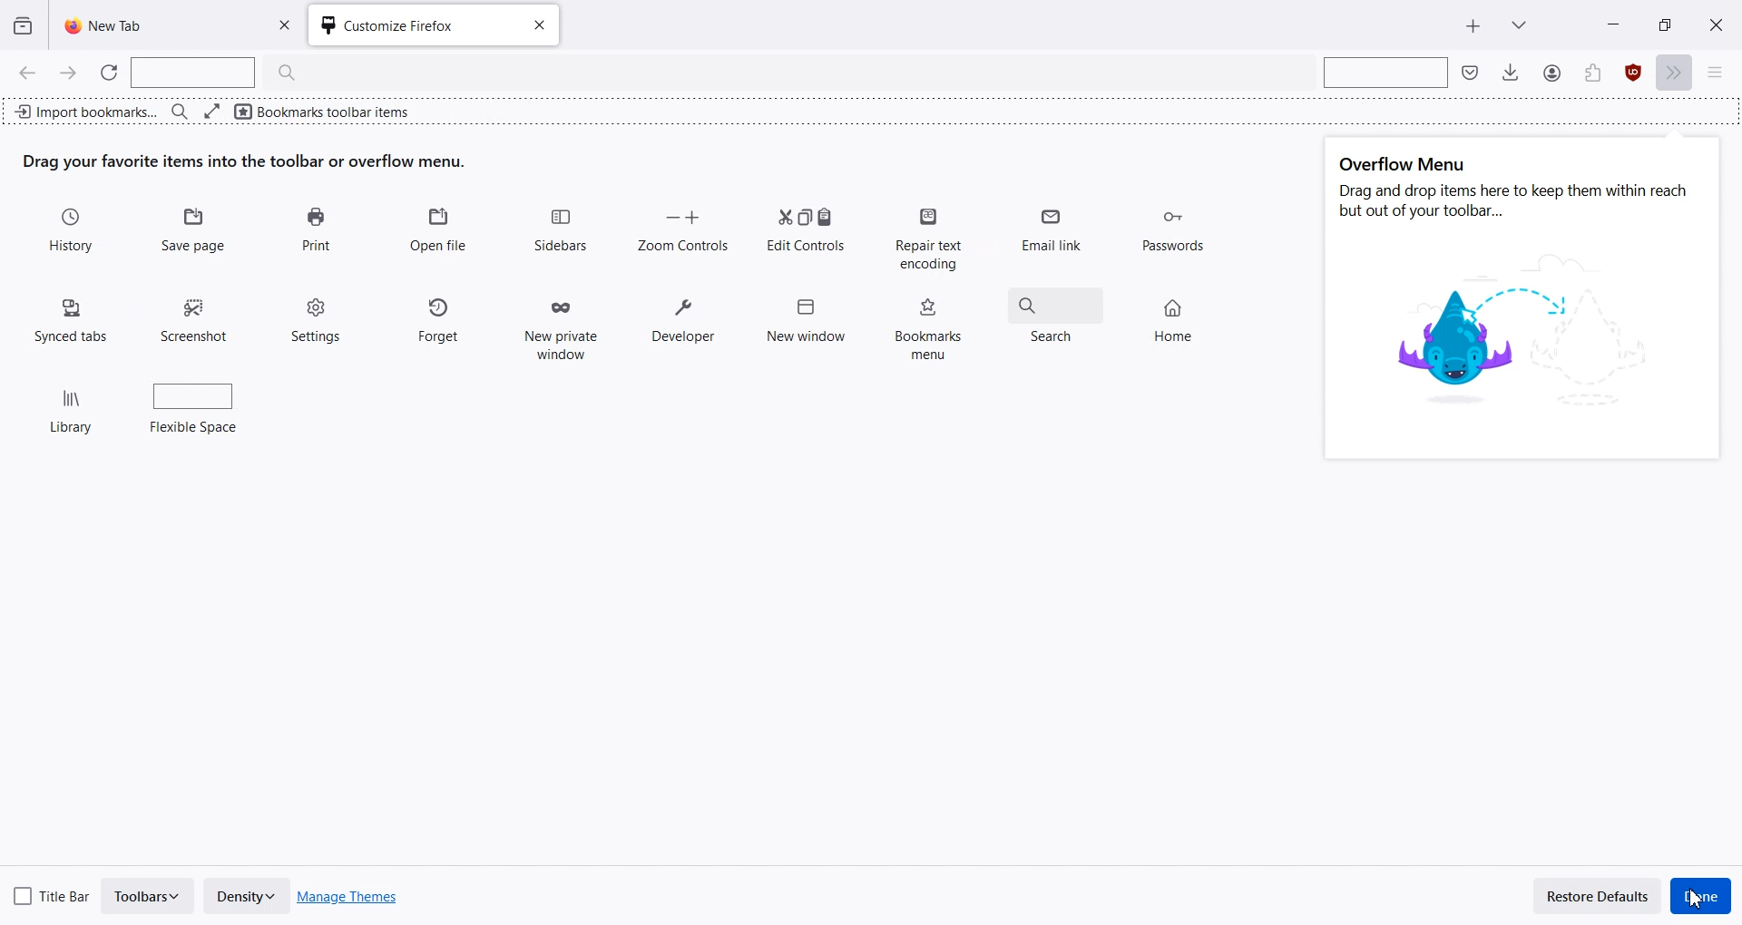  I want to click on Library, so click(74, 403).